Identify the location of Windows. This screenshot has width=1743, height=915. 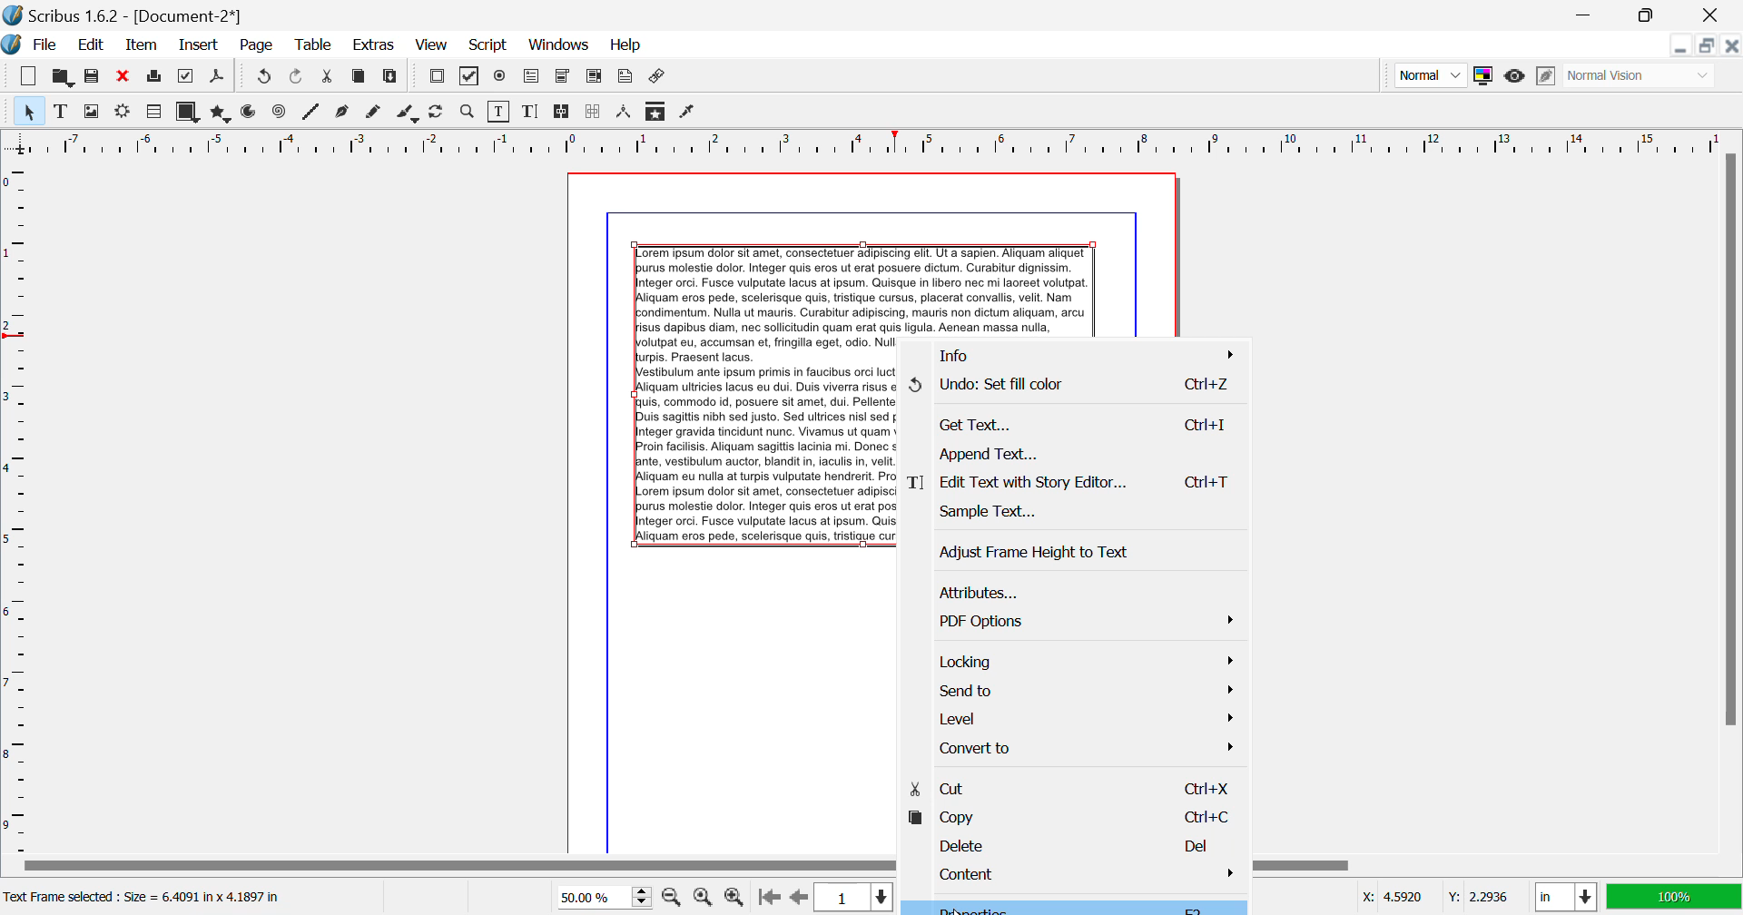
(559, 44).